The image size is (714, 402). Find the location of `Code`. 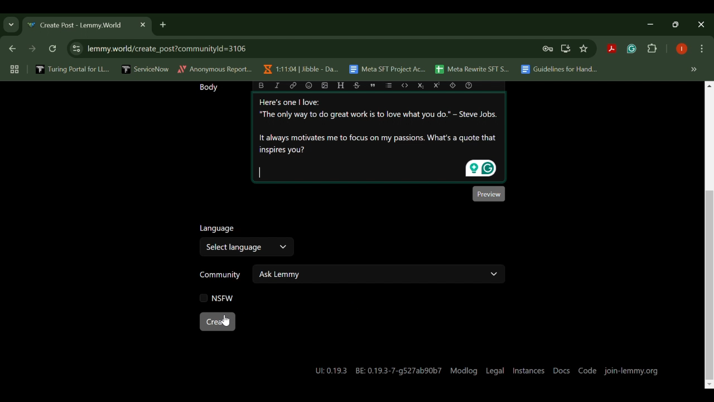

Code is located at coordinates (588, 371).